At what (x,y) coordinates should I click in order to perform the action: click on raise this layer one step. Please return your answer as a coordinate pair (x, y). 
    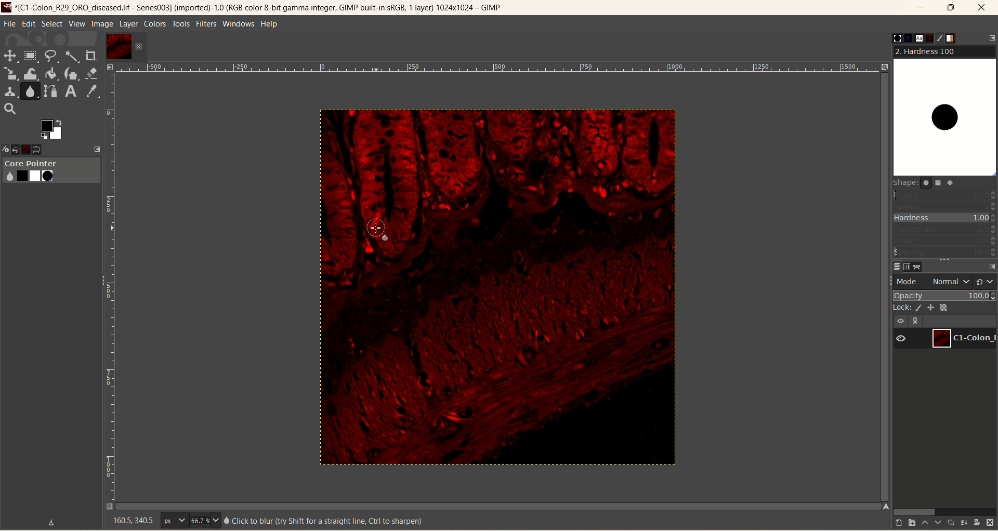
    Looking at the image, I should click on (923, 523).